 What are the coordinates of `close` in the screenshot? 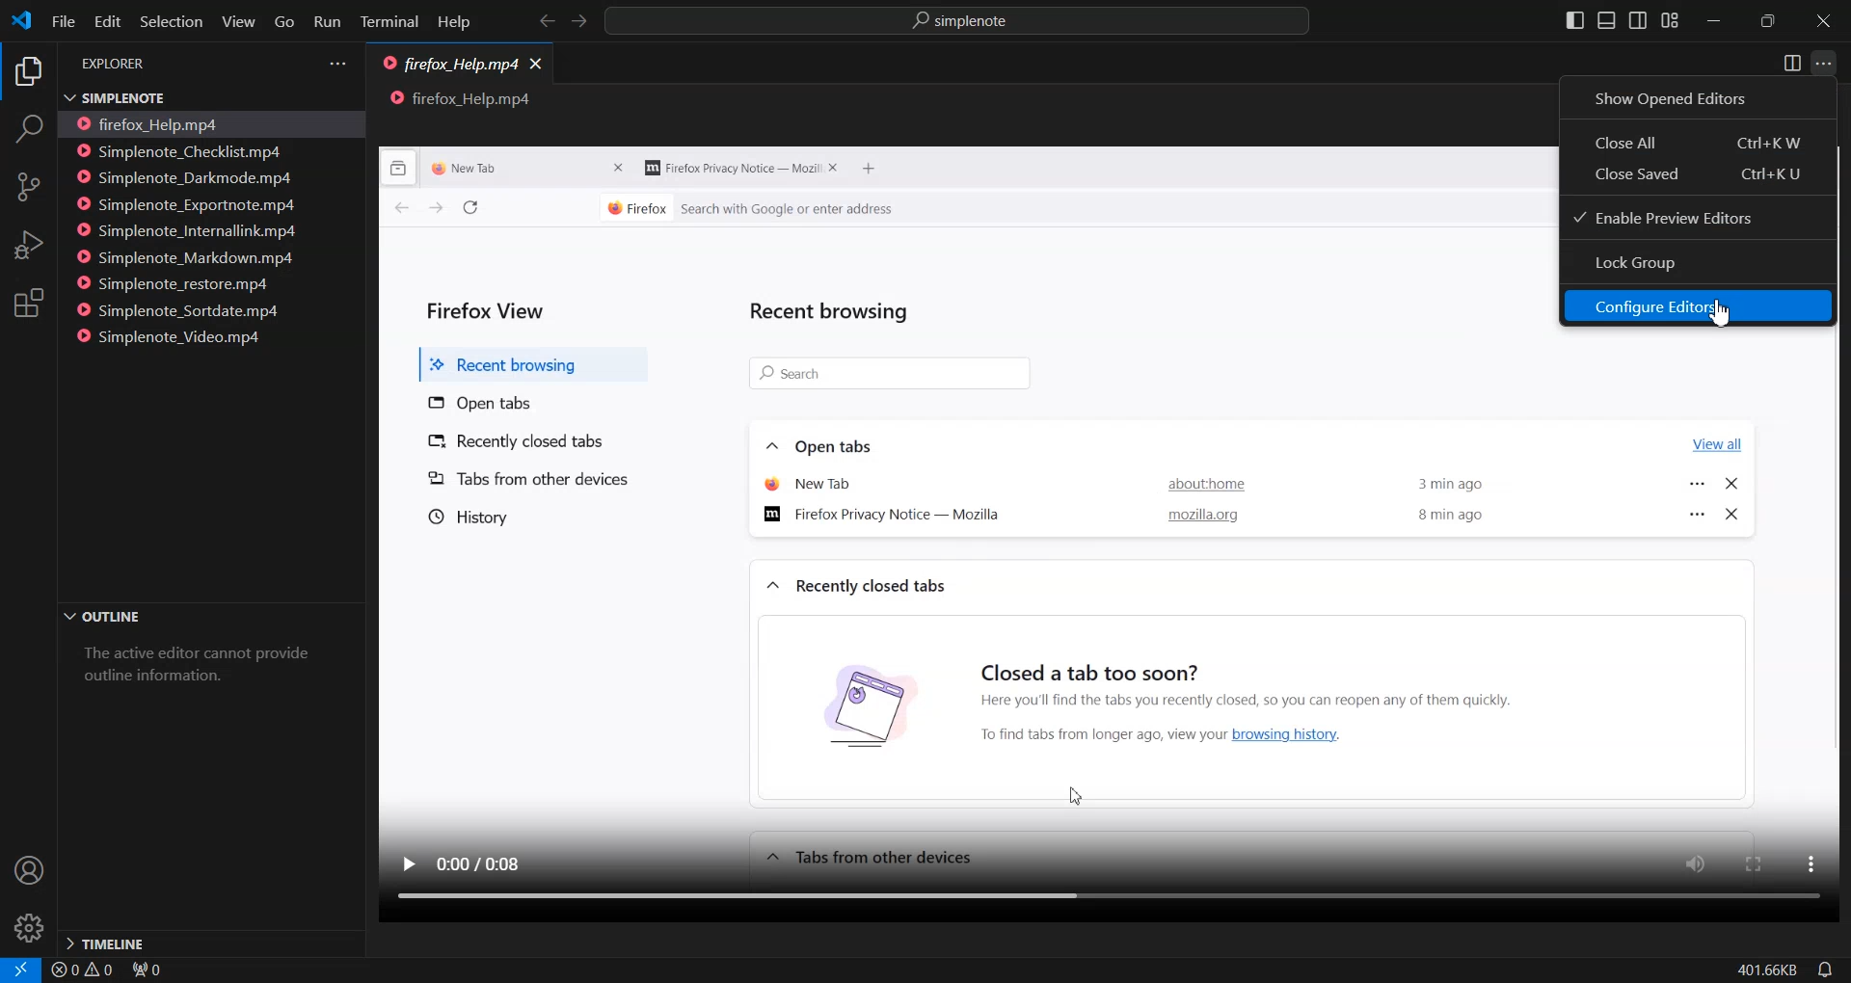 It's located at (620, 169).